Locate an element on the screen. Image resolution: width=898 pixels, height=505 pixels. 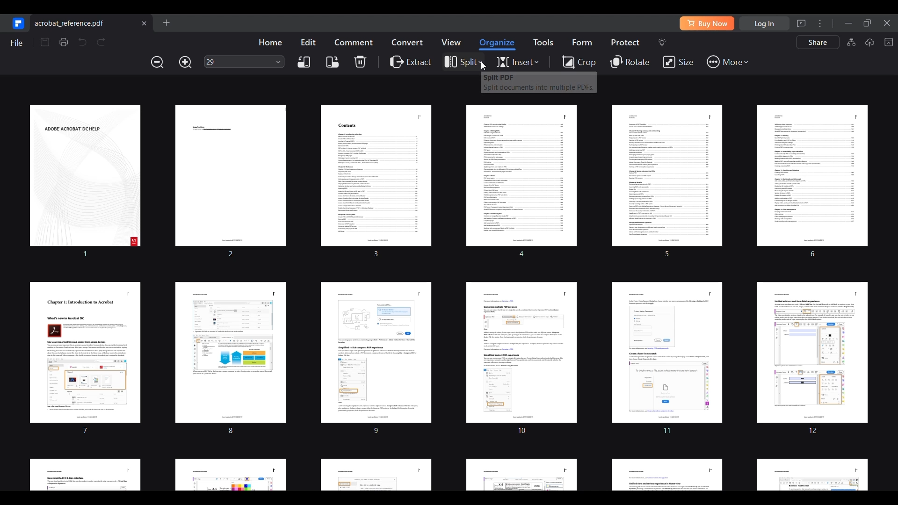
View is located at coordinates (450, 42).